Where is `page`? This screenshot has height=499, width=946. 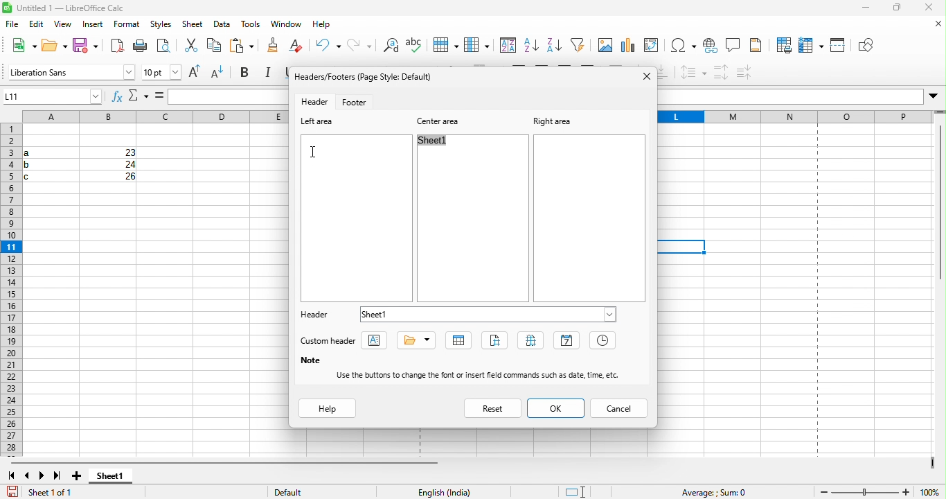
page is located at coordinates (494, 338).